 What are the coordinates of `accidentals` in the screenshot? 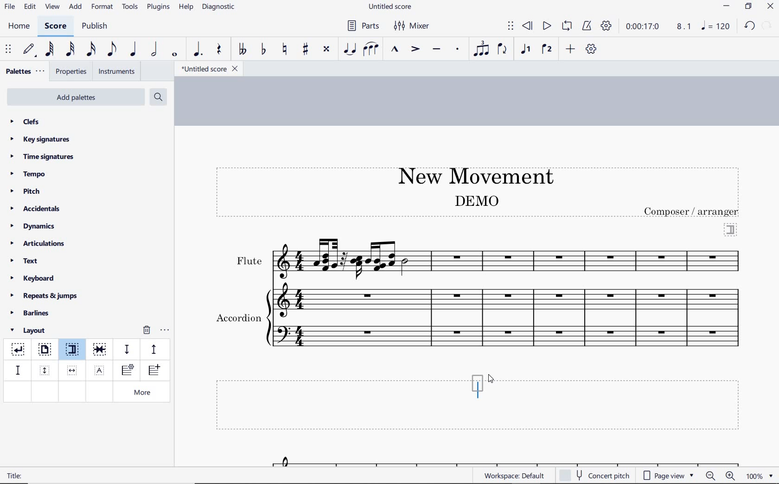 It's located at (37, 208).